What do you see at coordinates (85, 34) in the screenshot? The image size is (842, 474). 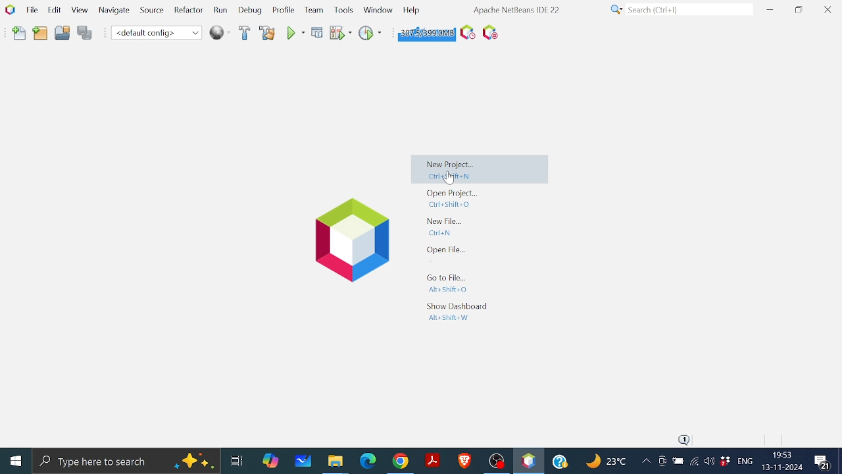 I see `Save all` at bounding box center [85, 34].